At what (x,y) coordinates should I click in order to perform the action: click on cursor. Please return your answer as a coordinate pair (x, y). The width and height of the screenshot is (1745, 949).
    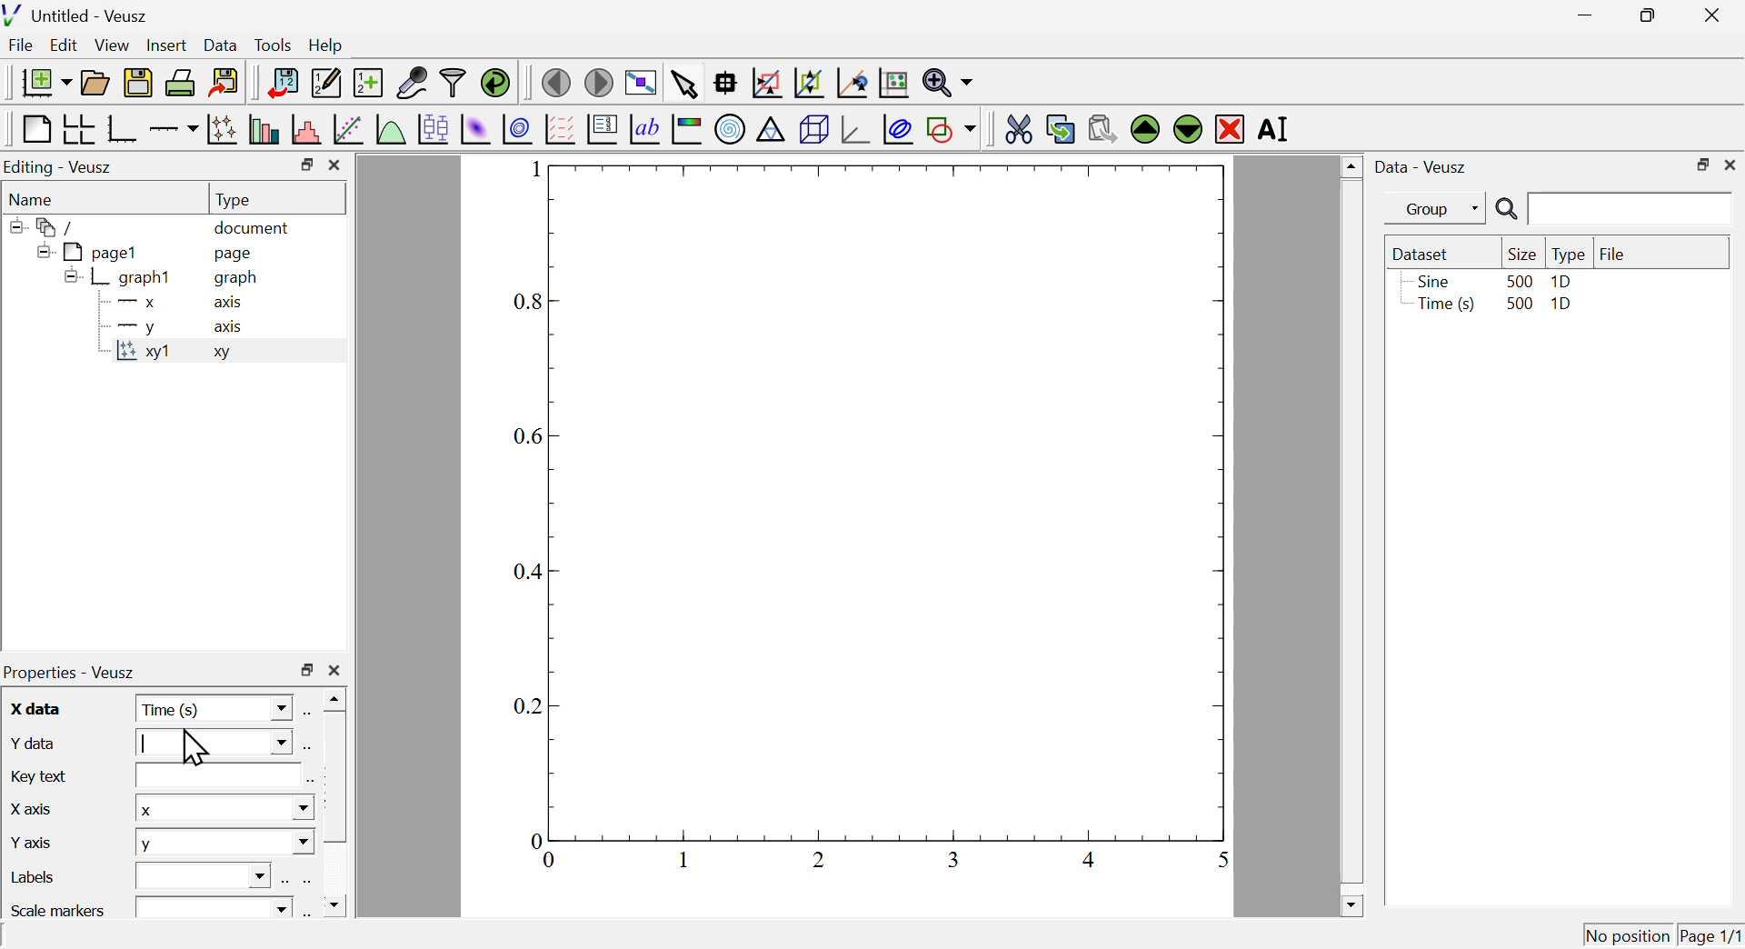
    Looking at the image, I should click on (194, 745).